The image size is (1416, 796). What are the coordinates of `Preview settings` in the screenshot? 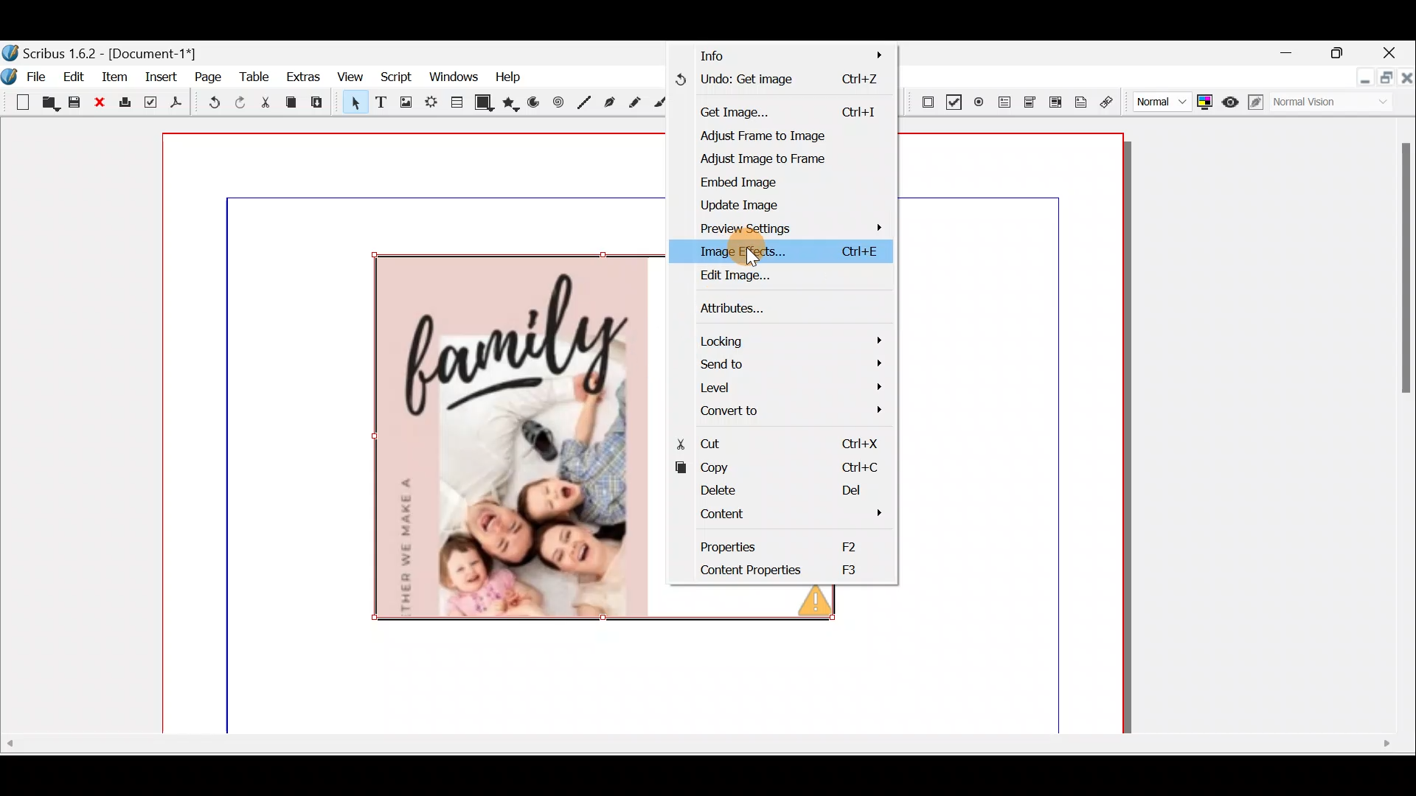 It's located at (780, 227).